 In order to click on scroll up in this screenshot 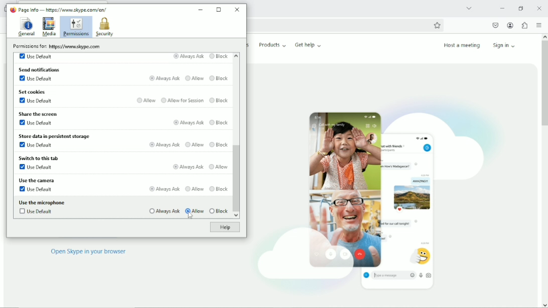, I will do `click(544, 36)`.